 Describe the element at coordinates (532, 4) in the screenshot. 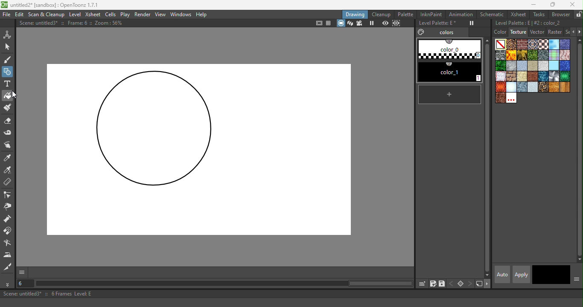

I see `Minimize ` at that location.